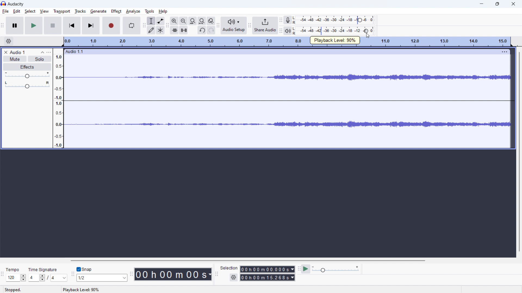 Image resolution: width=522 pixels, height=293 pixels. I want to click on pause, so click(15, 25).